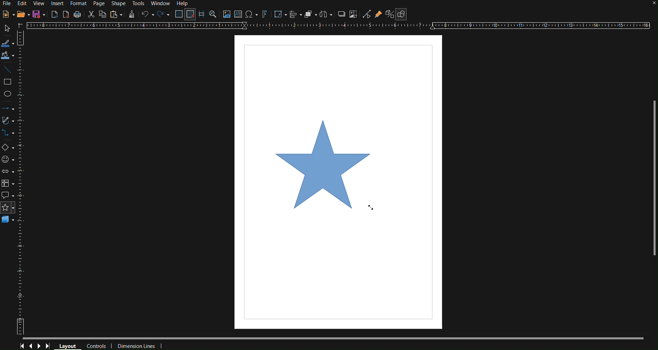 The height and width of the screenshot is (350, 658). What do you see at coordinates (138, 3) in the screenshot?
I see `Tools` at bounding box center [138, 3].